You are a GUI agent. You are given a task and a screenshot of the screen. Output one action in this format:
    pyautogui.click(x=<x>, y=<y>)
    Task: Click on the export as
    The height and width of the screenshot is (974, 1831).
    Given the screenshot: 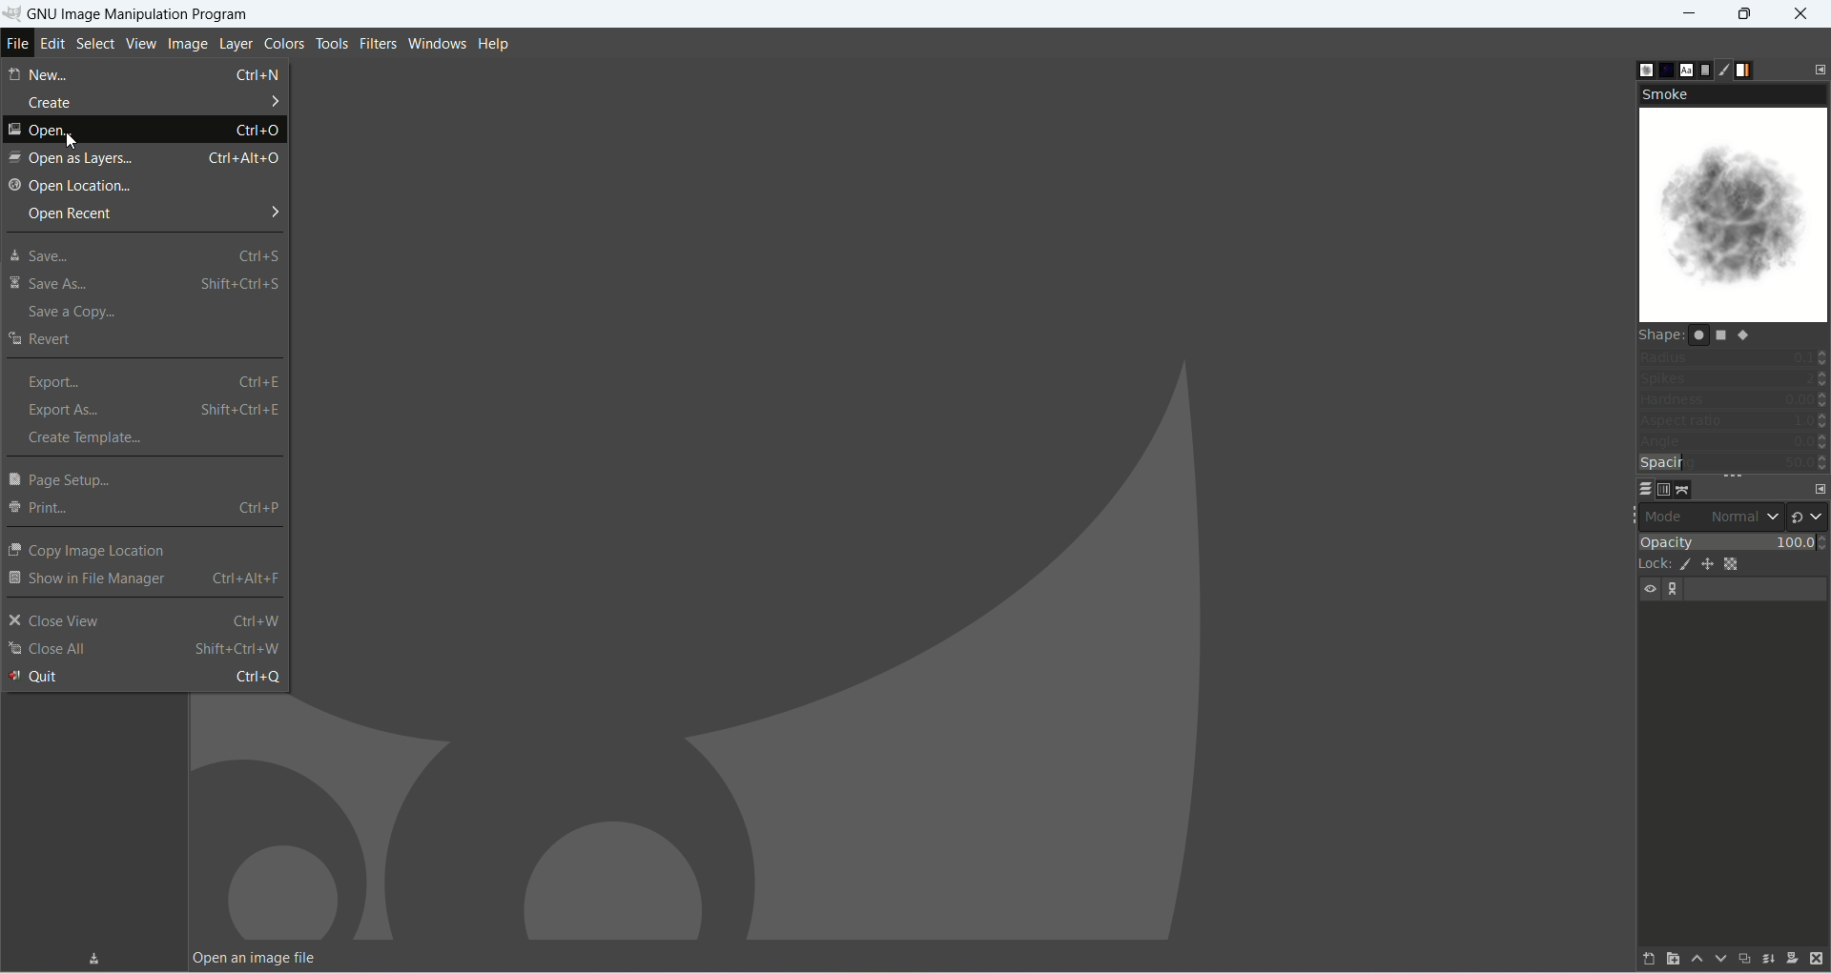 What is the action you would take?
    pyautogui.click(x=154, y=409)
    